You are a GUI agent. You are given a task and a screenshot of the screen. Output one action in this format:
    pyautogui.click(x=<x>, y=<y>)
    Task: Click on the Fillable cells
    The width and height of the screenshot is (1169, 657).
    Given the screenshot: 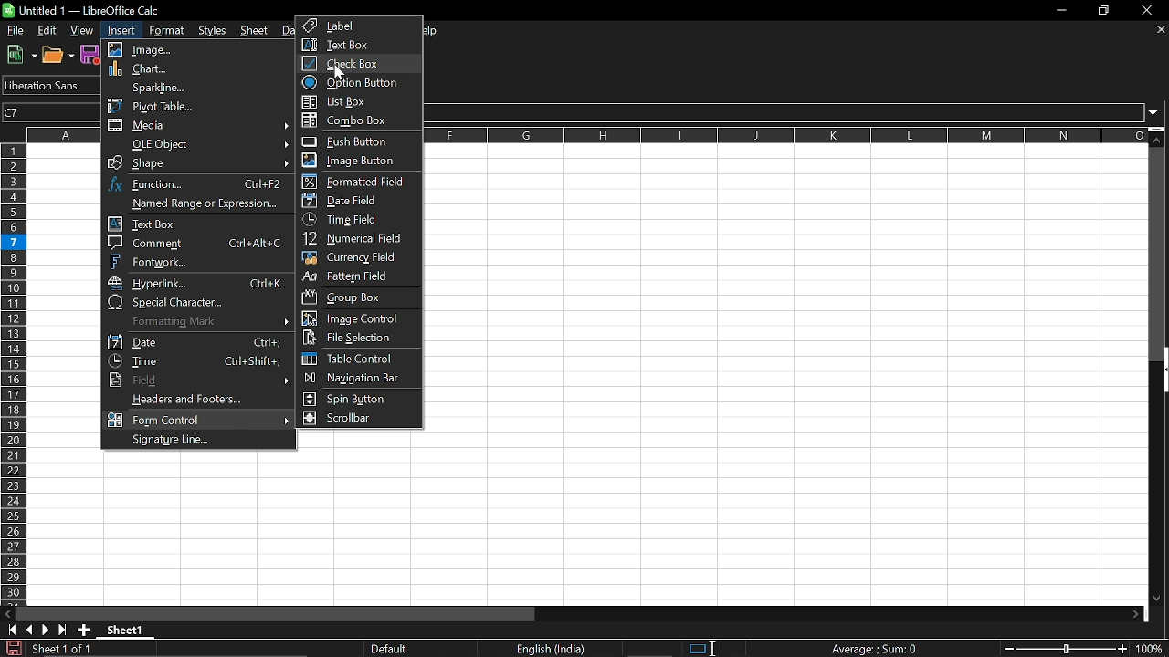 What is the action you would take?
    pyautogui.click(x=785, y=298)
    